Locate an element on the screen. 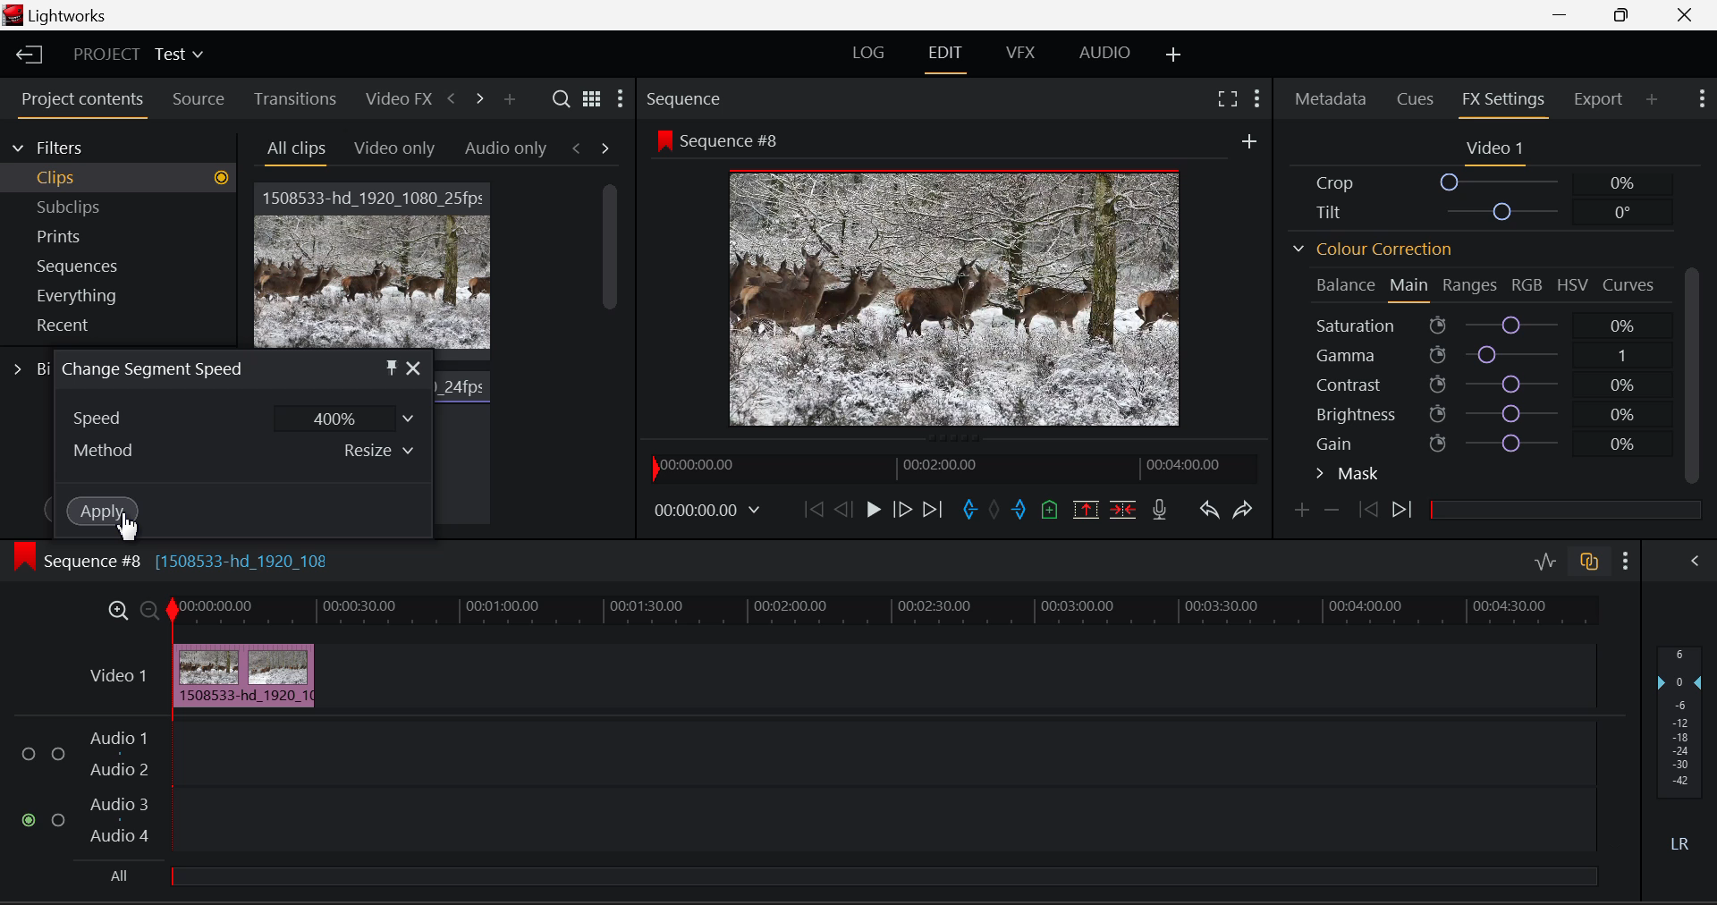  Gamma is located at coordinates (1480, 356).